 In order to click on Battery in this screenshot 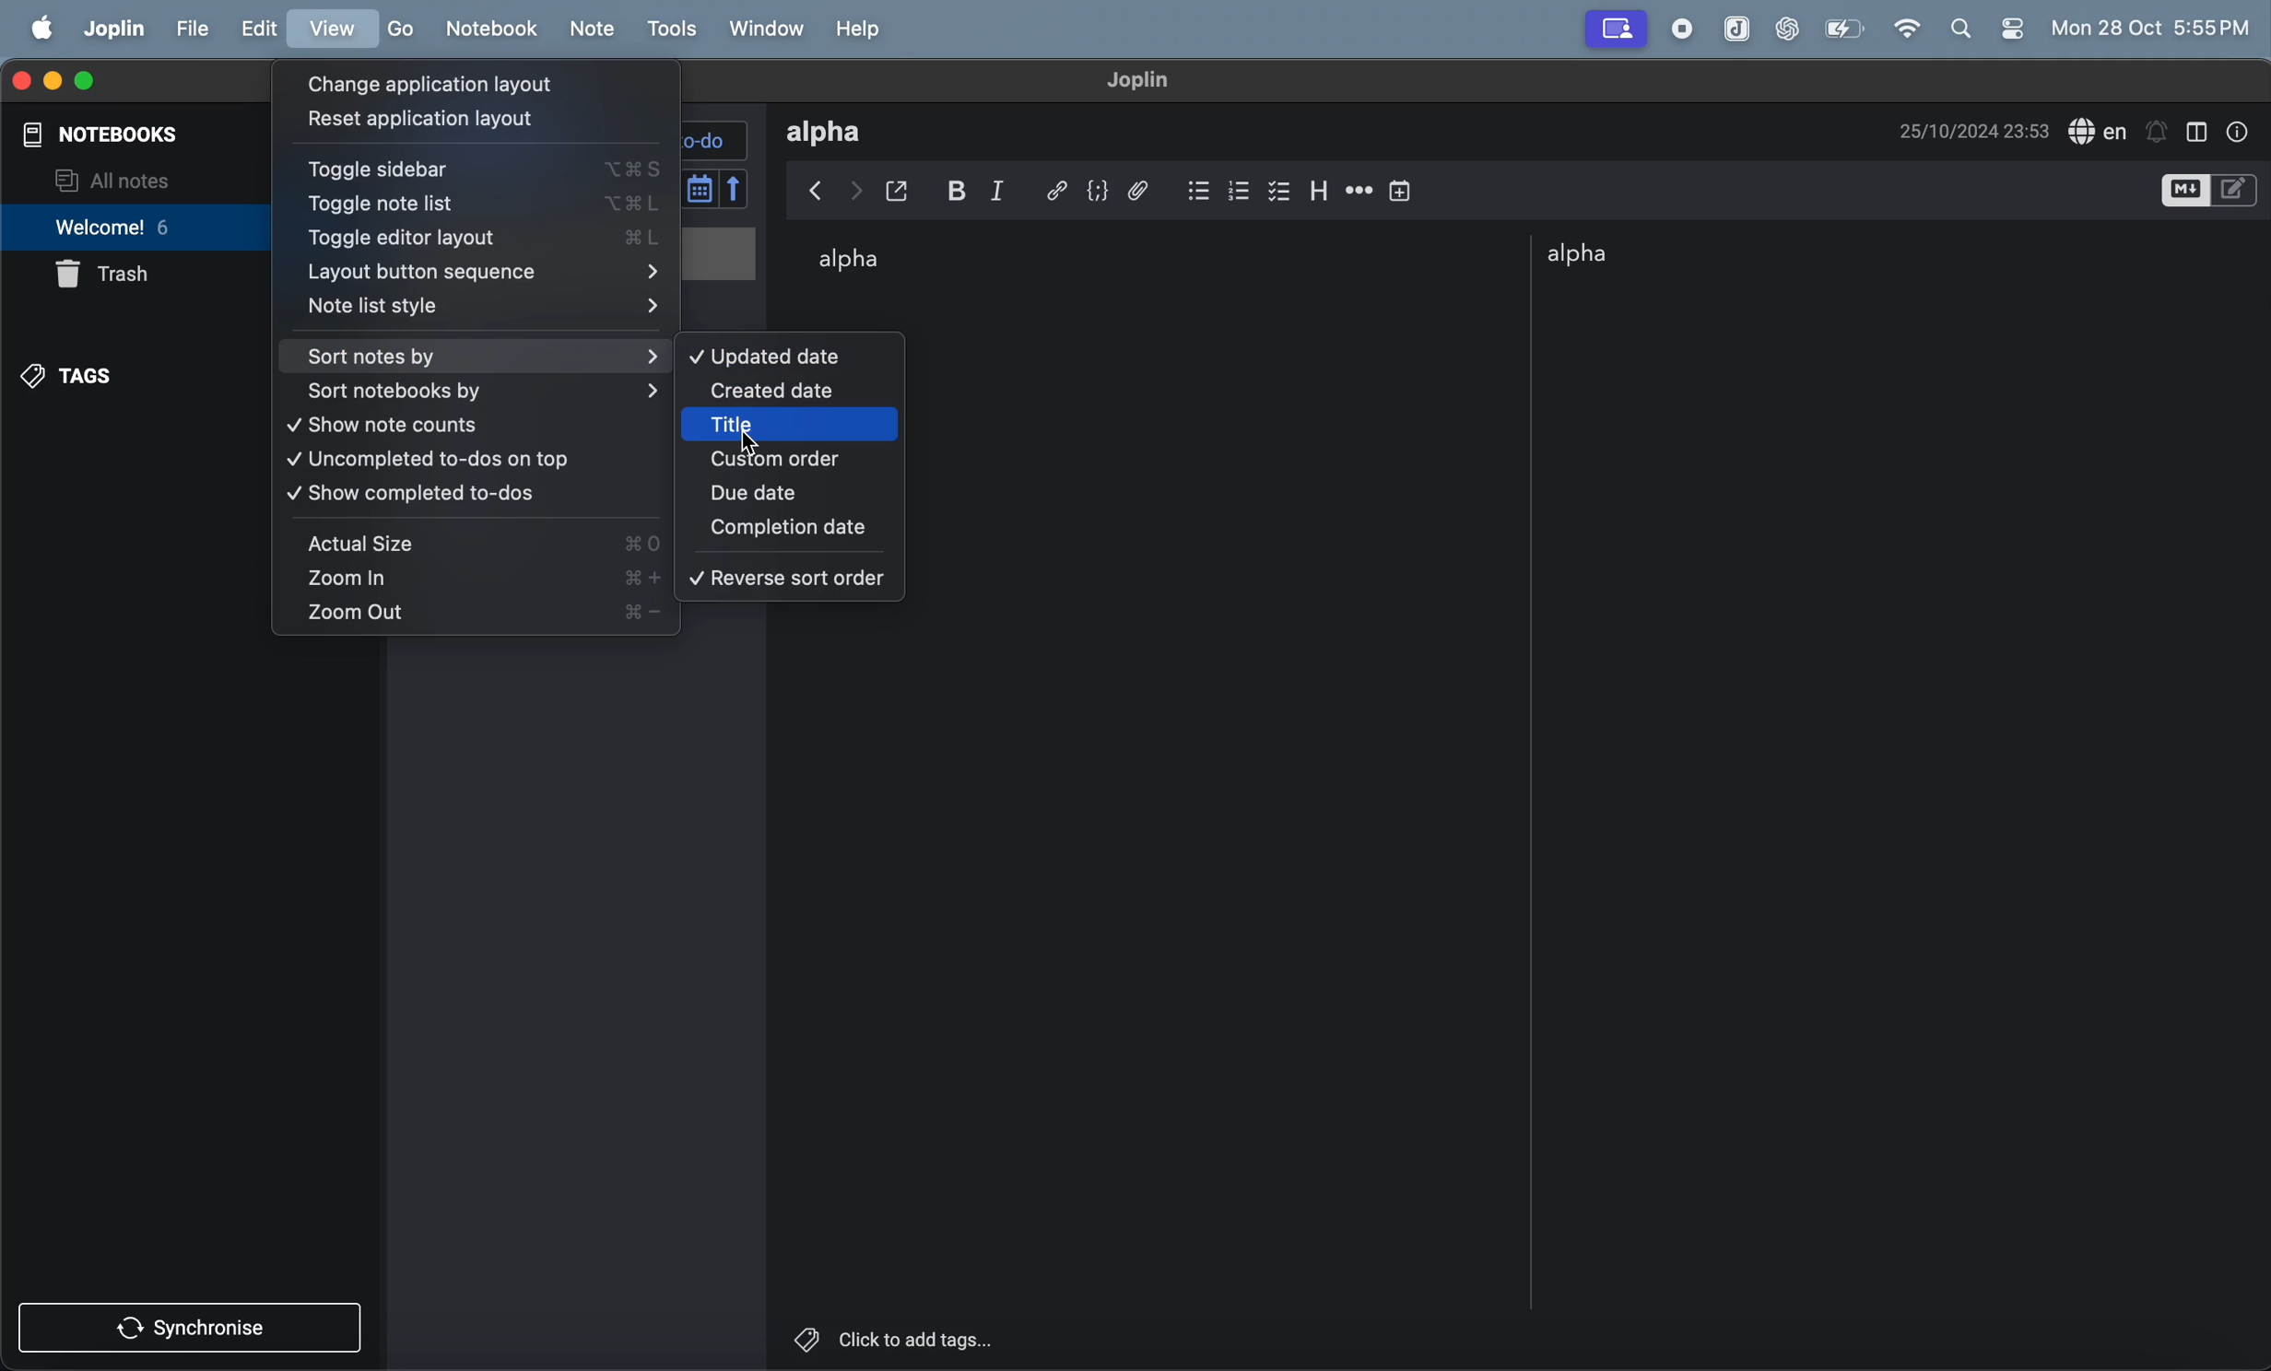, I will do `click(1844, 28)`.